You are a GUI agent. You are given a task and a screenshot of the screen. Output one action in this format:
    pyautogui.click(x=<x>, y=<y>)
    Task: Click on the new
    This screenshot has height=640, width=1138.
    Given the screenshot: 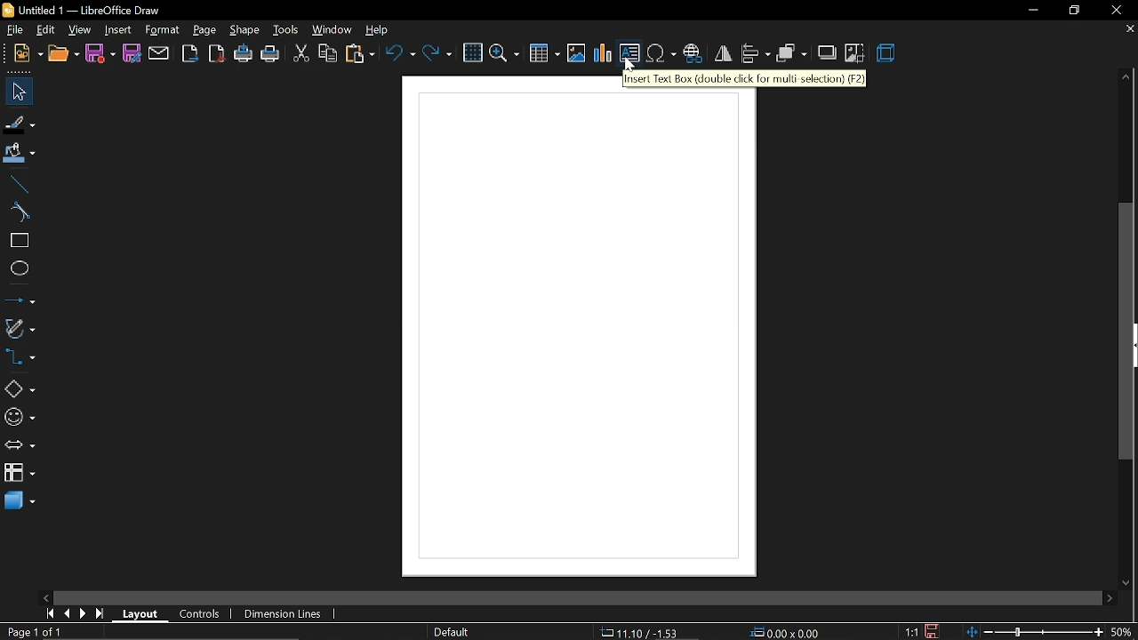 What is the action you would take?
    pyautogui.click(x=28, y=55)
    